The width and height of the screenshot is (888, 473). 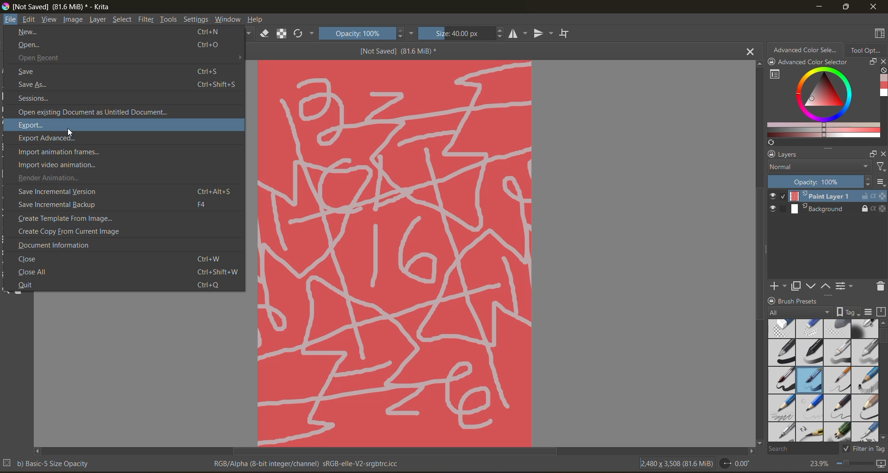 I want to click on set eraser mode, so click(x=265, y=33).